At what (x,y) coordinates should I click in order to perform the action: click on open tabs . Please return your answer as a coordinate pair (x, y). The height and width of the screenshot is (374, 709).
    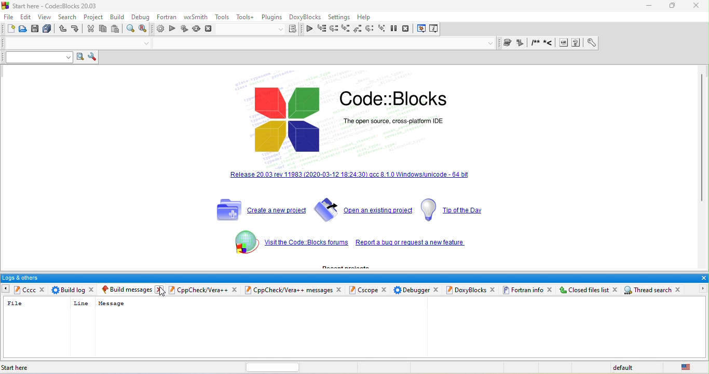
    Looking at the image, I should click on (320, 44).